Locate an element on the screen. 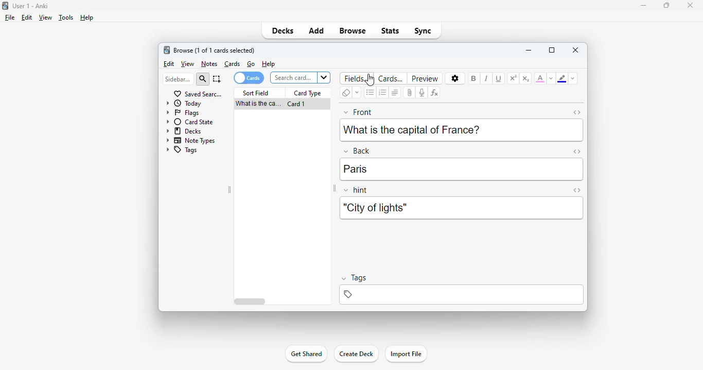 This screenshot has height=370, width=703. today is located at coordinates (184, 103).